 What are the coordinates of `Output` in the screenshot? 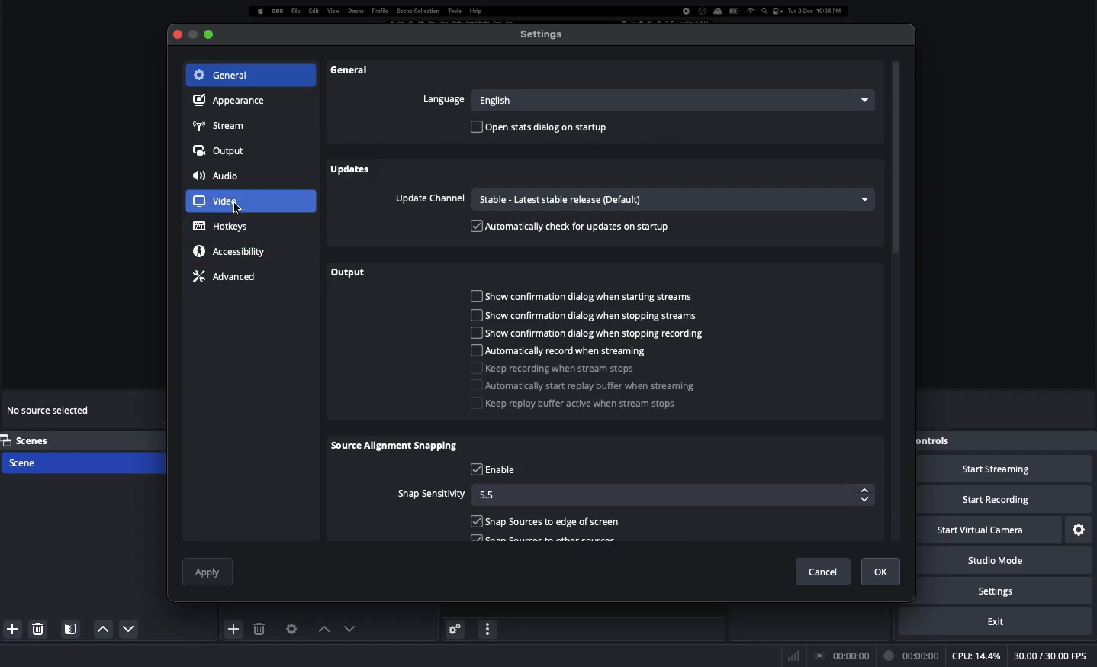 It's located at (353, 272).